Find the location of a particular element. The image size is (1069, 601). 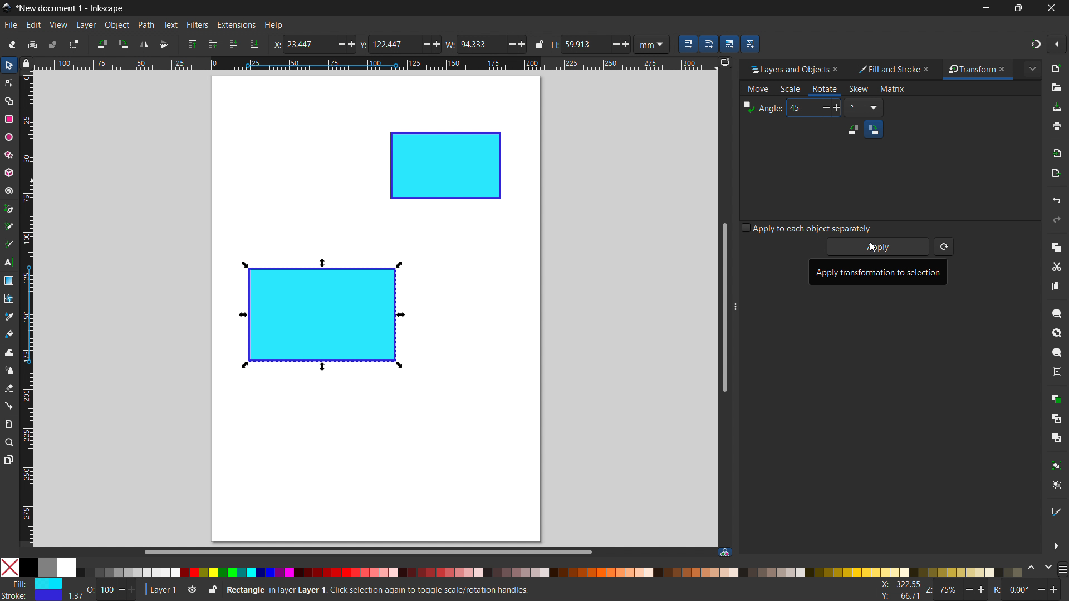

import is located at coordinates (1058, 152).